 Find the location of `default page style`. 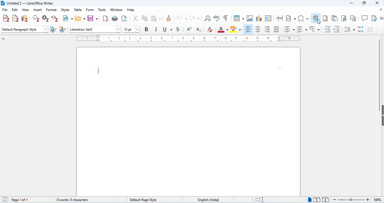

default page style is located at coordinates (144, 200).